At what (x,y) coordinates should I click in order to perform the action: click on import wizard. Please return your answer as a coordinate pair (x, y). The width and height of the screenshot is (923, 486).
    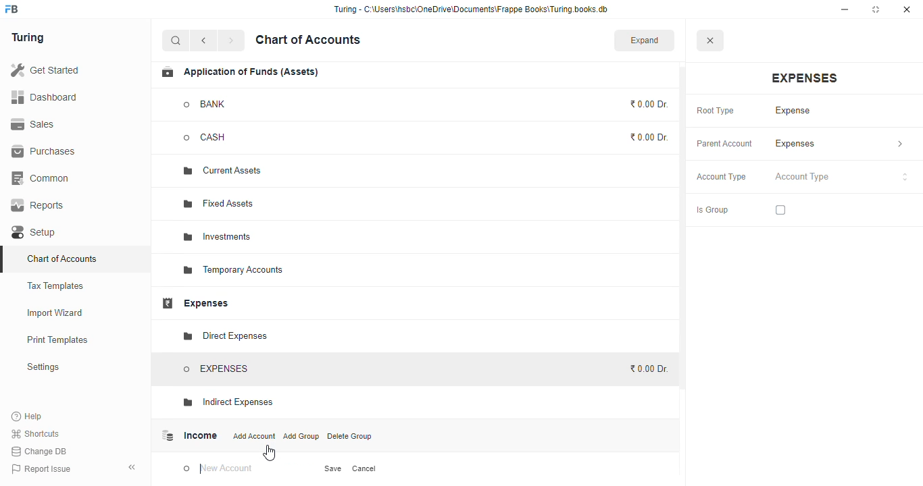
    Looking at the image, I should click on (55, 313).